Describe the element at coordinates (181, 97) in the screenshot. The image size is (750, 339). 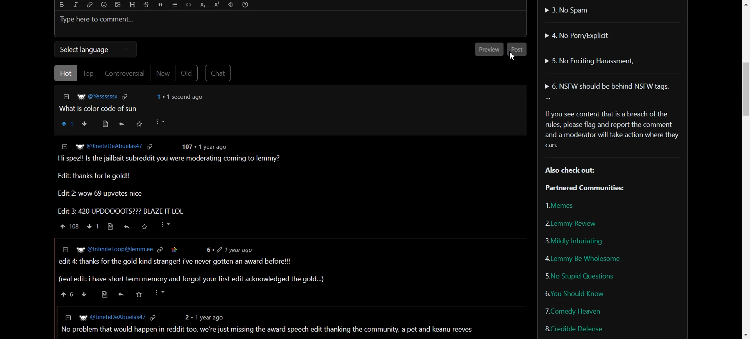
I see `1 + 1 second ago` at that location.